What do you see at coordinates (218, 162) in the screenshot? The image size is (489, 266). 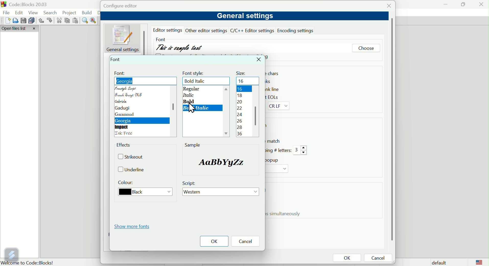 I see `sample` at bounding box center [218, 162].